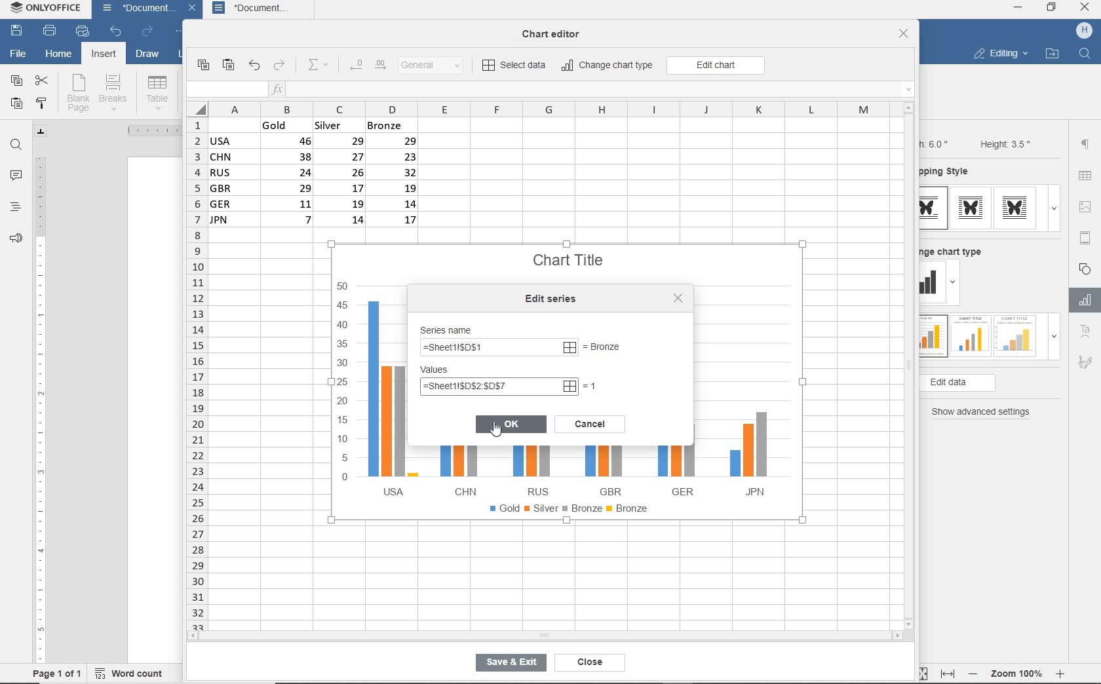  What do you see at coordinates (14, 241) in the screenshot?
I see `feedback & support` at bounding box center [14, 241].